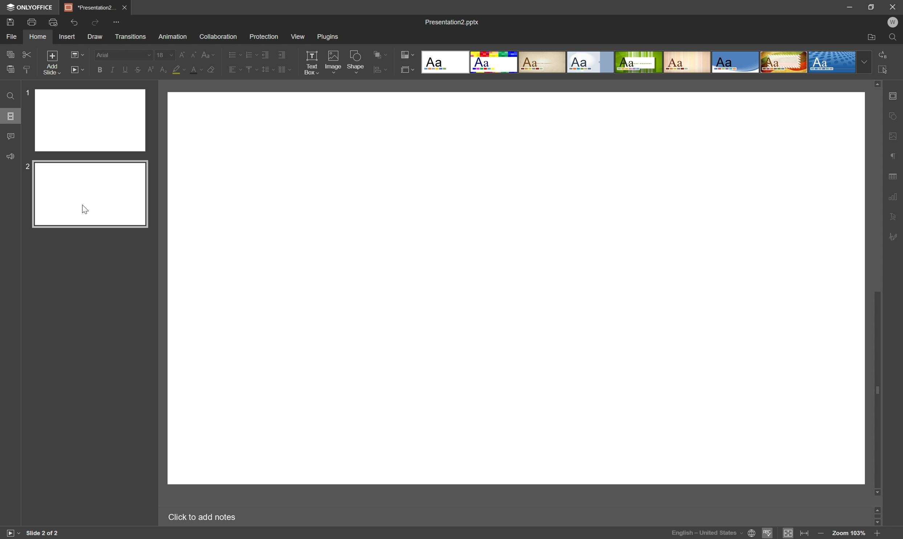 The width and height of the screenshot is (903, 539). What do you see at coordinates (207, 516) in the screenshot?
I see `Click to add notes` at bounding box center [207, 516].